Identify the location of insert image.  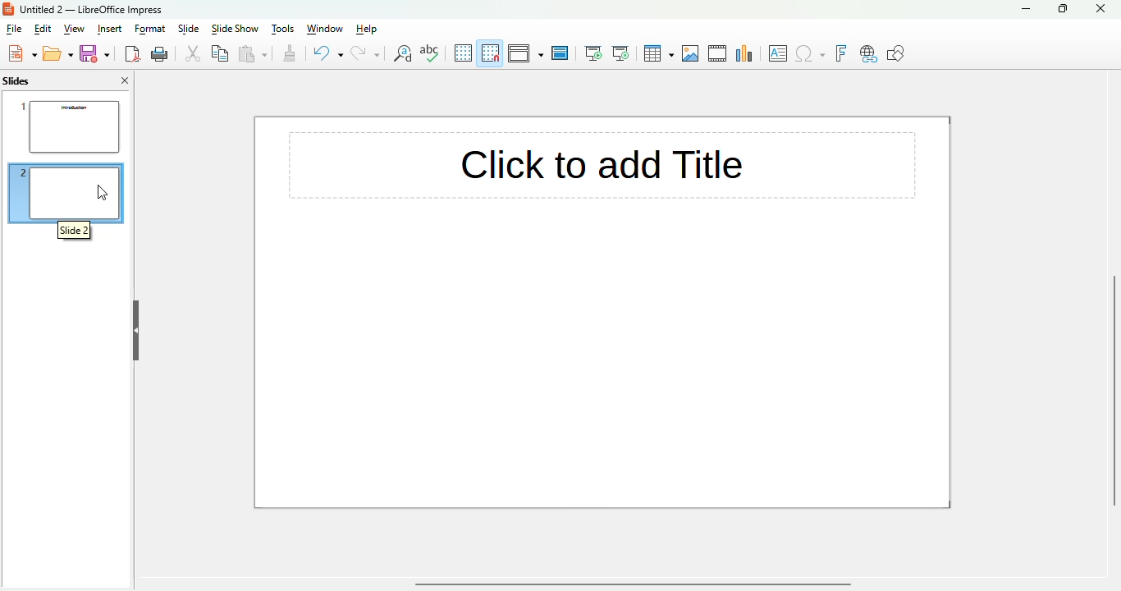
(692, 53).